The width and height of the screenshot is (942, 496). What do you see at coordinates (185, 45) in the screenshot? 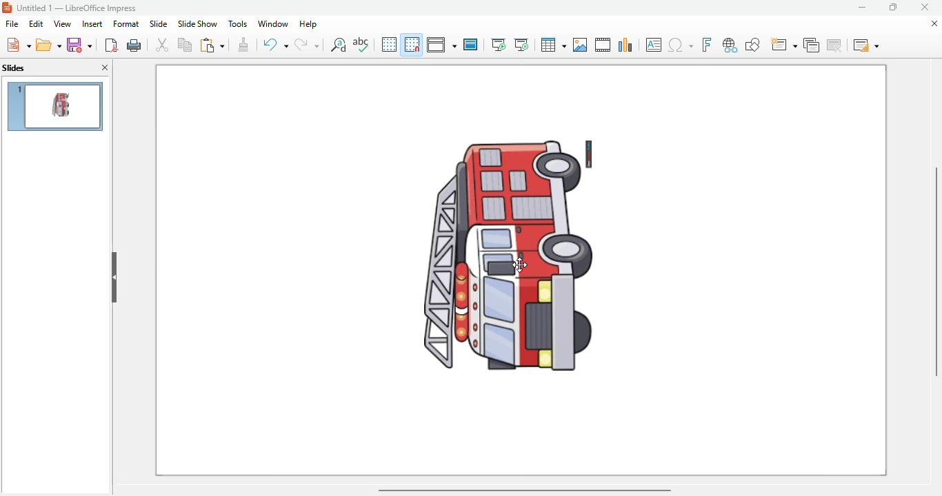
I see `copy` at bounding box center [185, 45].